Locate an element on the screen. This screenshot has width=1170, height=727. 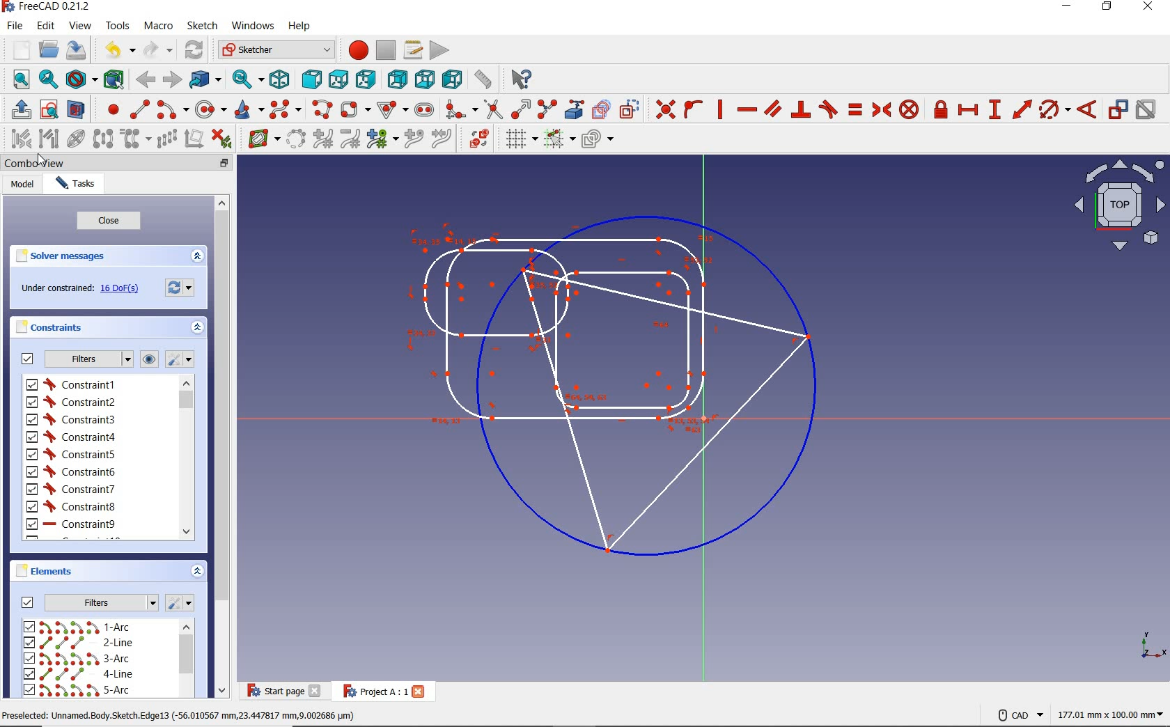
open is located at coordinates (47, 50).